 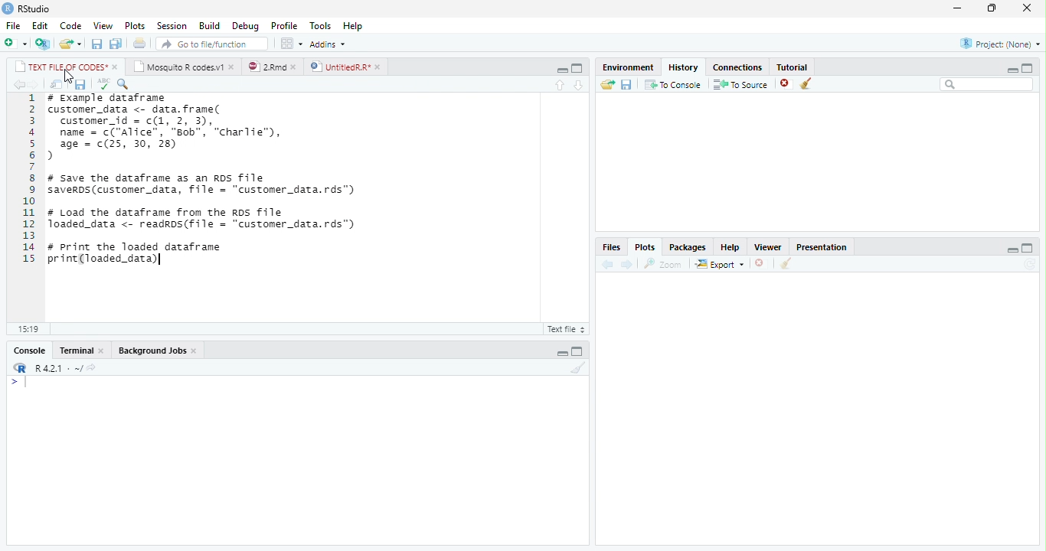 What do you see at coordinates (210, 26) in the screenshot?
I see `Build` at bounding box center [210, 26].